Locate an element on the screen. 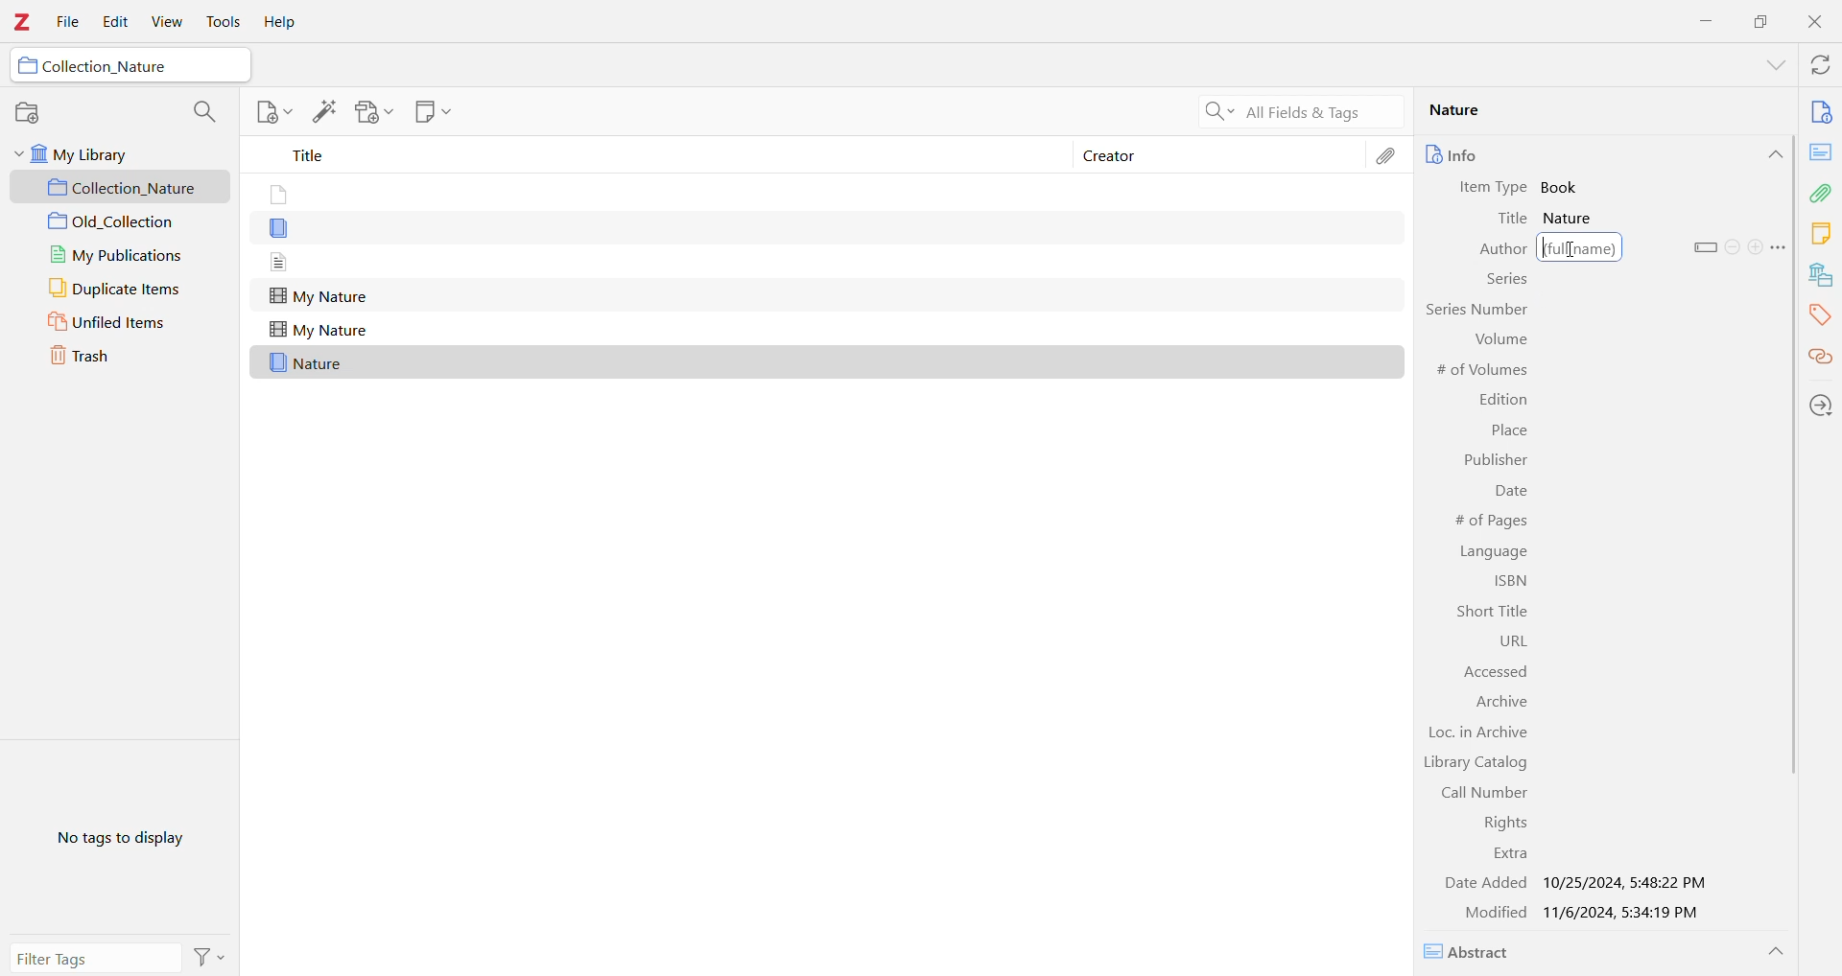  Add Note is located at coordinates (272, 111).